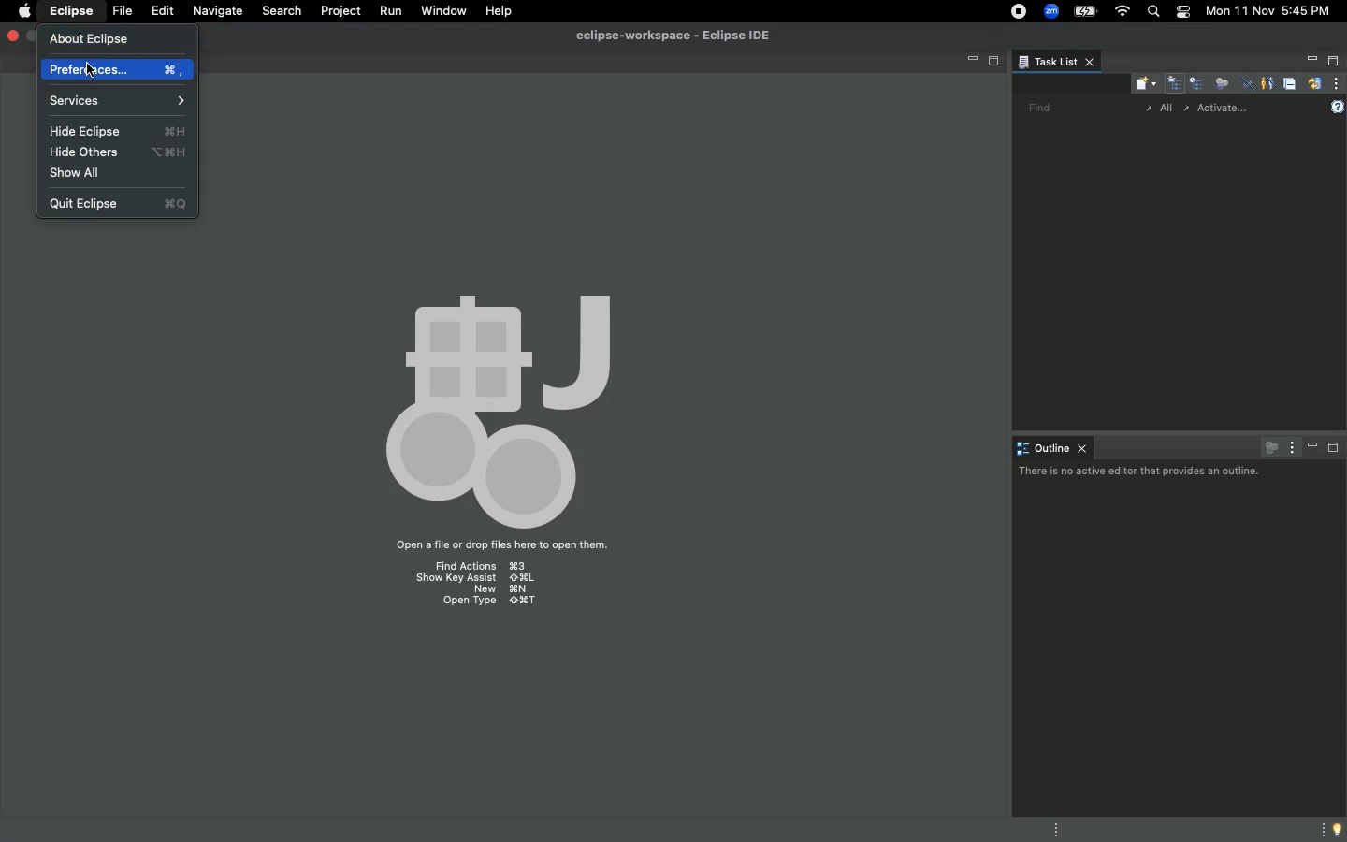  I want to click on Edit, so click(161, 10).